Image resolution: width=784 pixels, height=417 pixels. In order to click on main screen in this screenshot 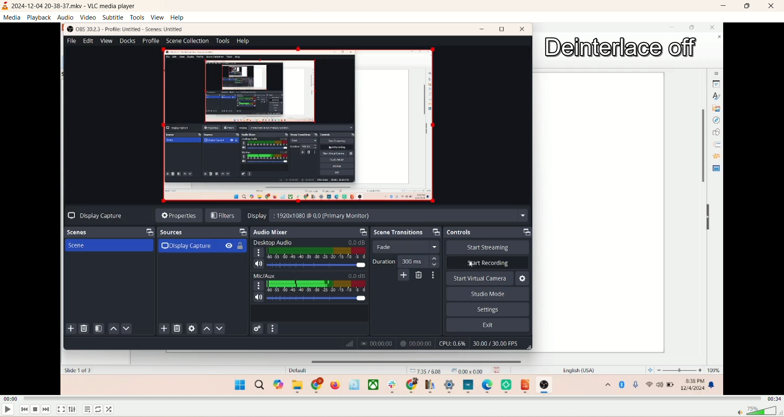, I will do `click(270, 208)`.